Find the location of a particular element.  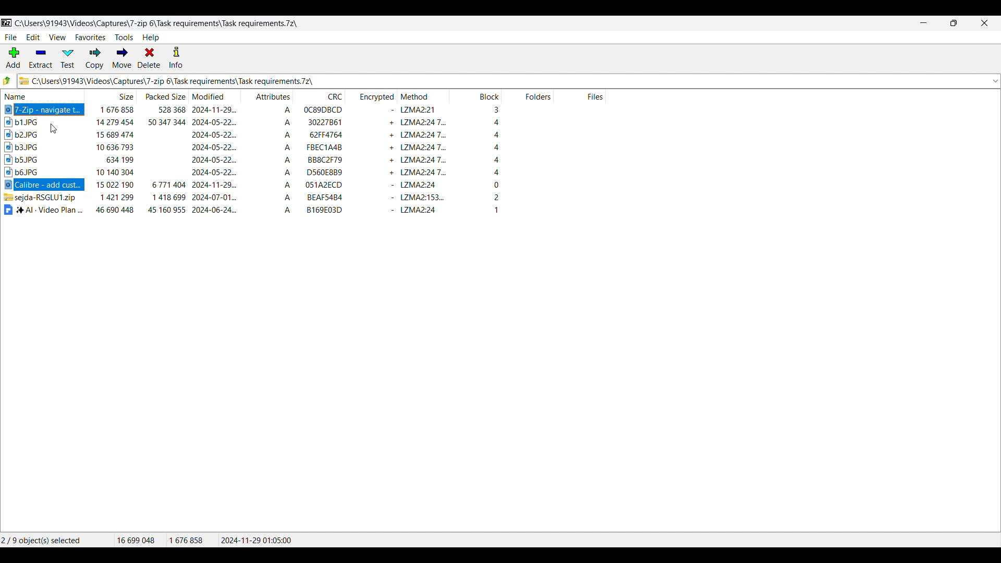

Extract is located at coordinates (41, 58).